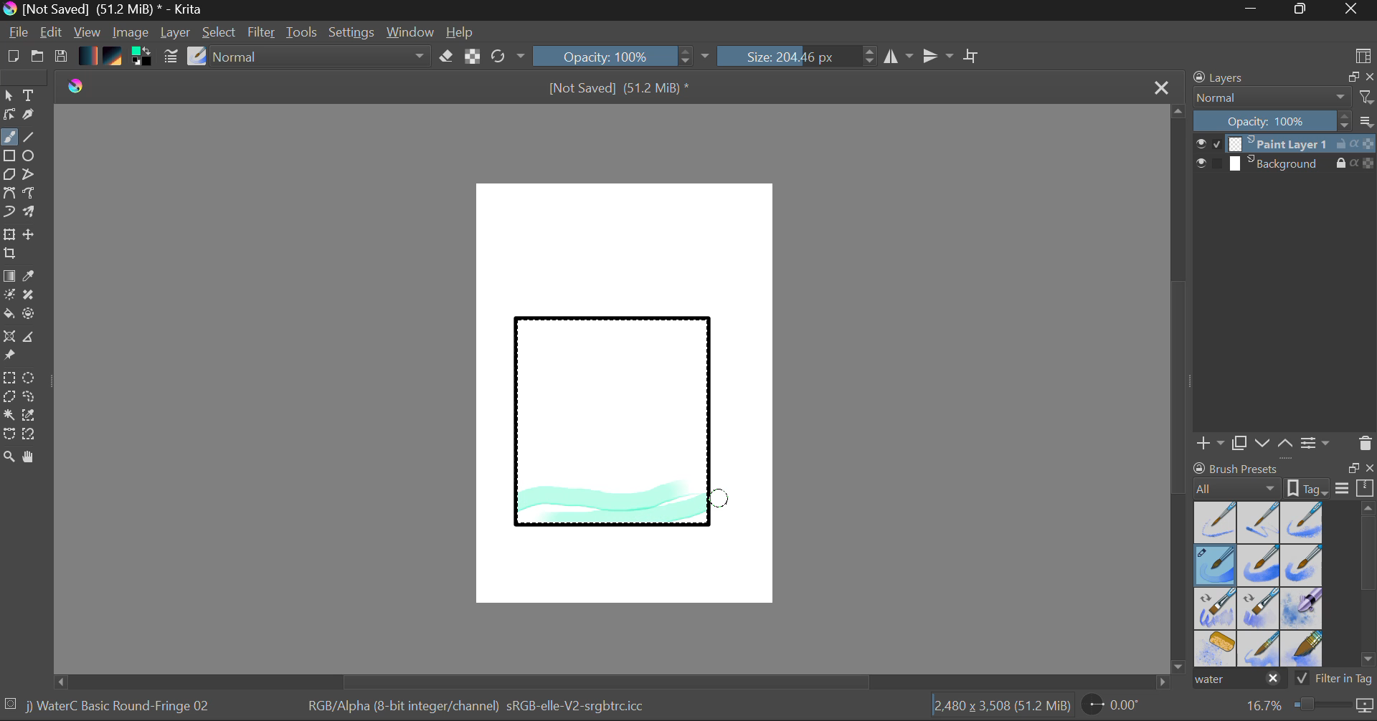 Image resolution: width=1377 pixels, height=721 pixels. What do you see at coordinates (623, 56) in the screenshot?
I see `Opacity` at bounding box center [623, 56].